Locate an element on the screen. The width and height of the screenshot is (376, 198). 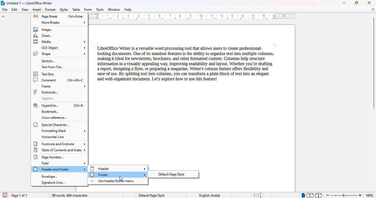
tools is located at coordinates (100, 10).